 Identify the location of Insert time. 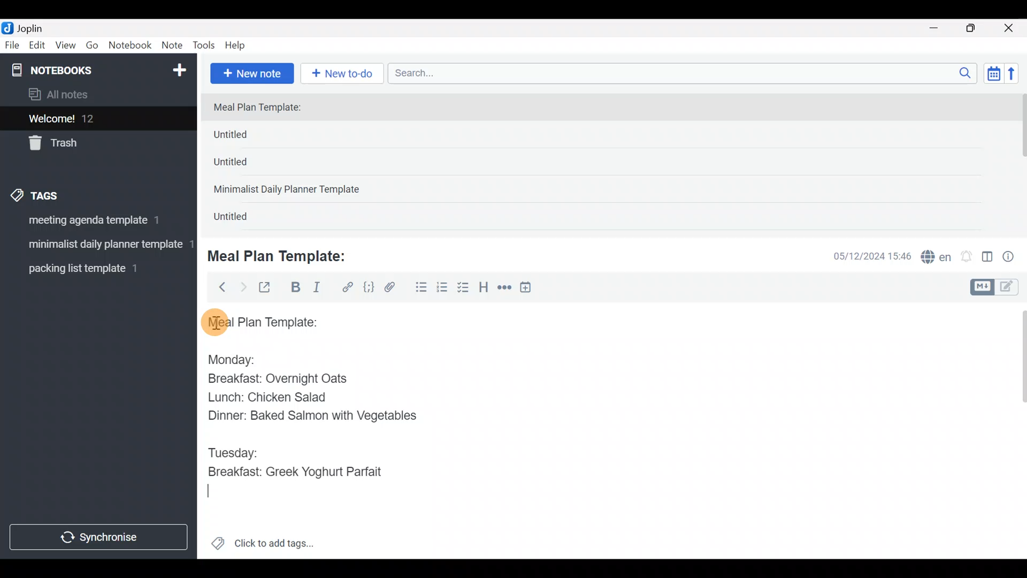
(531, 289).